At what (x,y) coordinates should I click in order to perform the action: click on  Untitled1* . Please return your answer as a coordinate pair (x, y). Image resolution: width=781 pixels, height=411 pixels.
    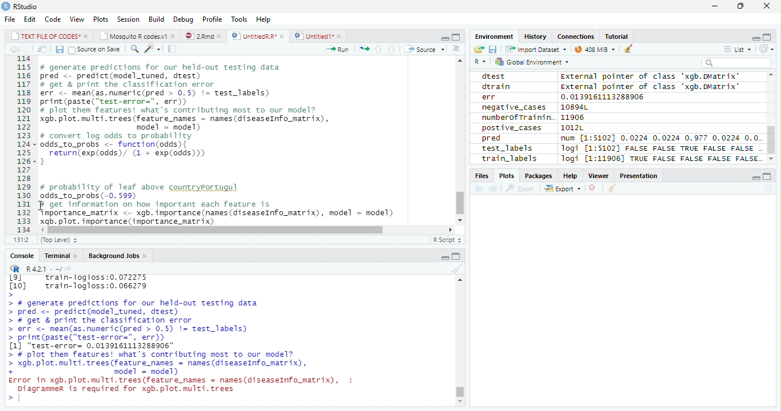
    Looking at the image, I should click on (318, 35).